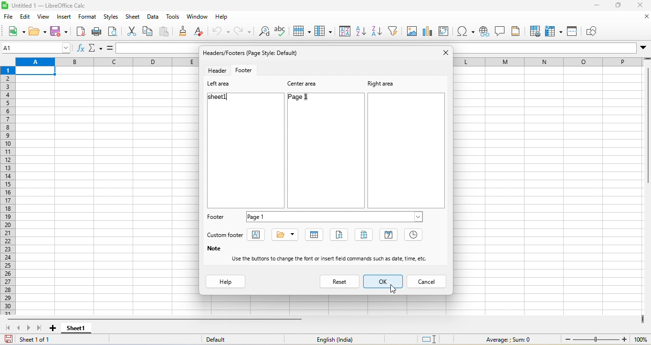  Describe the element at coordinates (79, 33) in the screenshot. I see `export direct as pdf` at that location.